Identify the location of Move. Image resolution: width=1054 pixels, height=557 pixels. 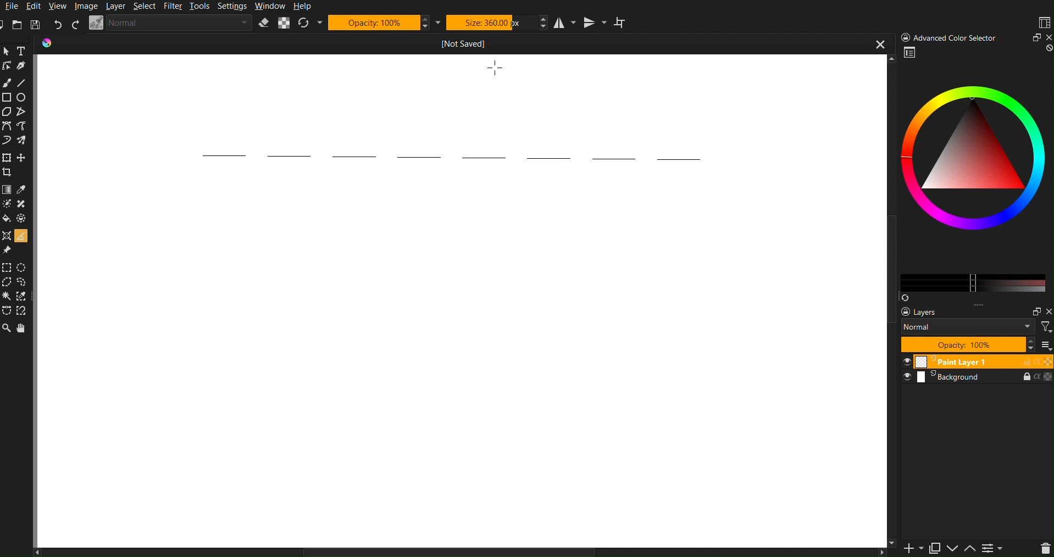
(24, 157).